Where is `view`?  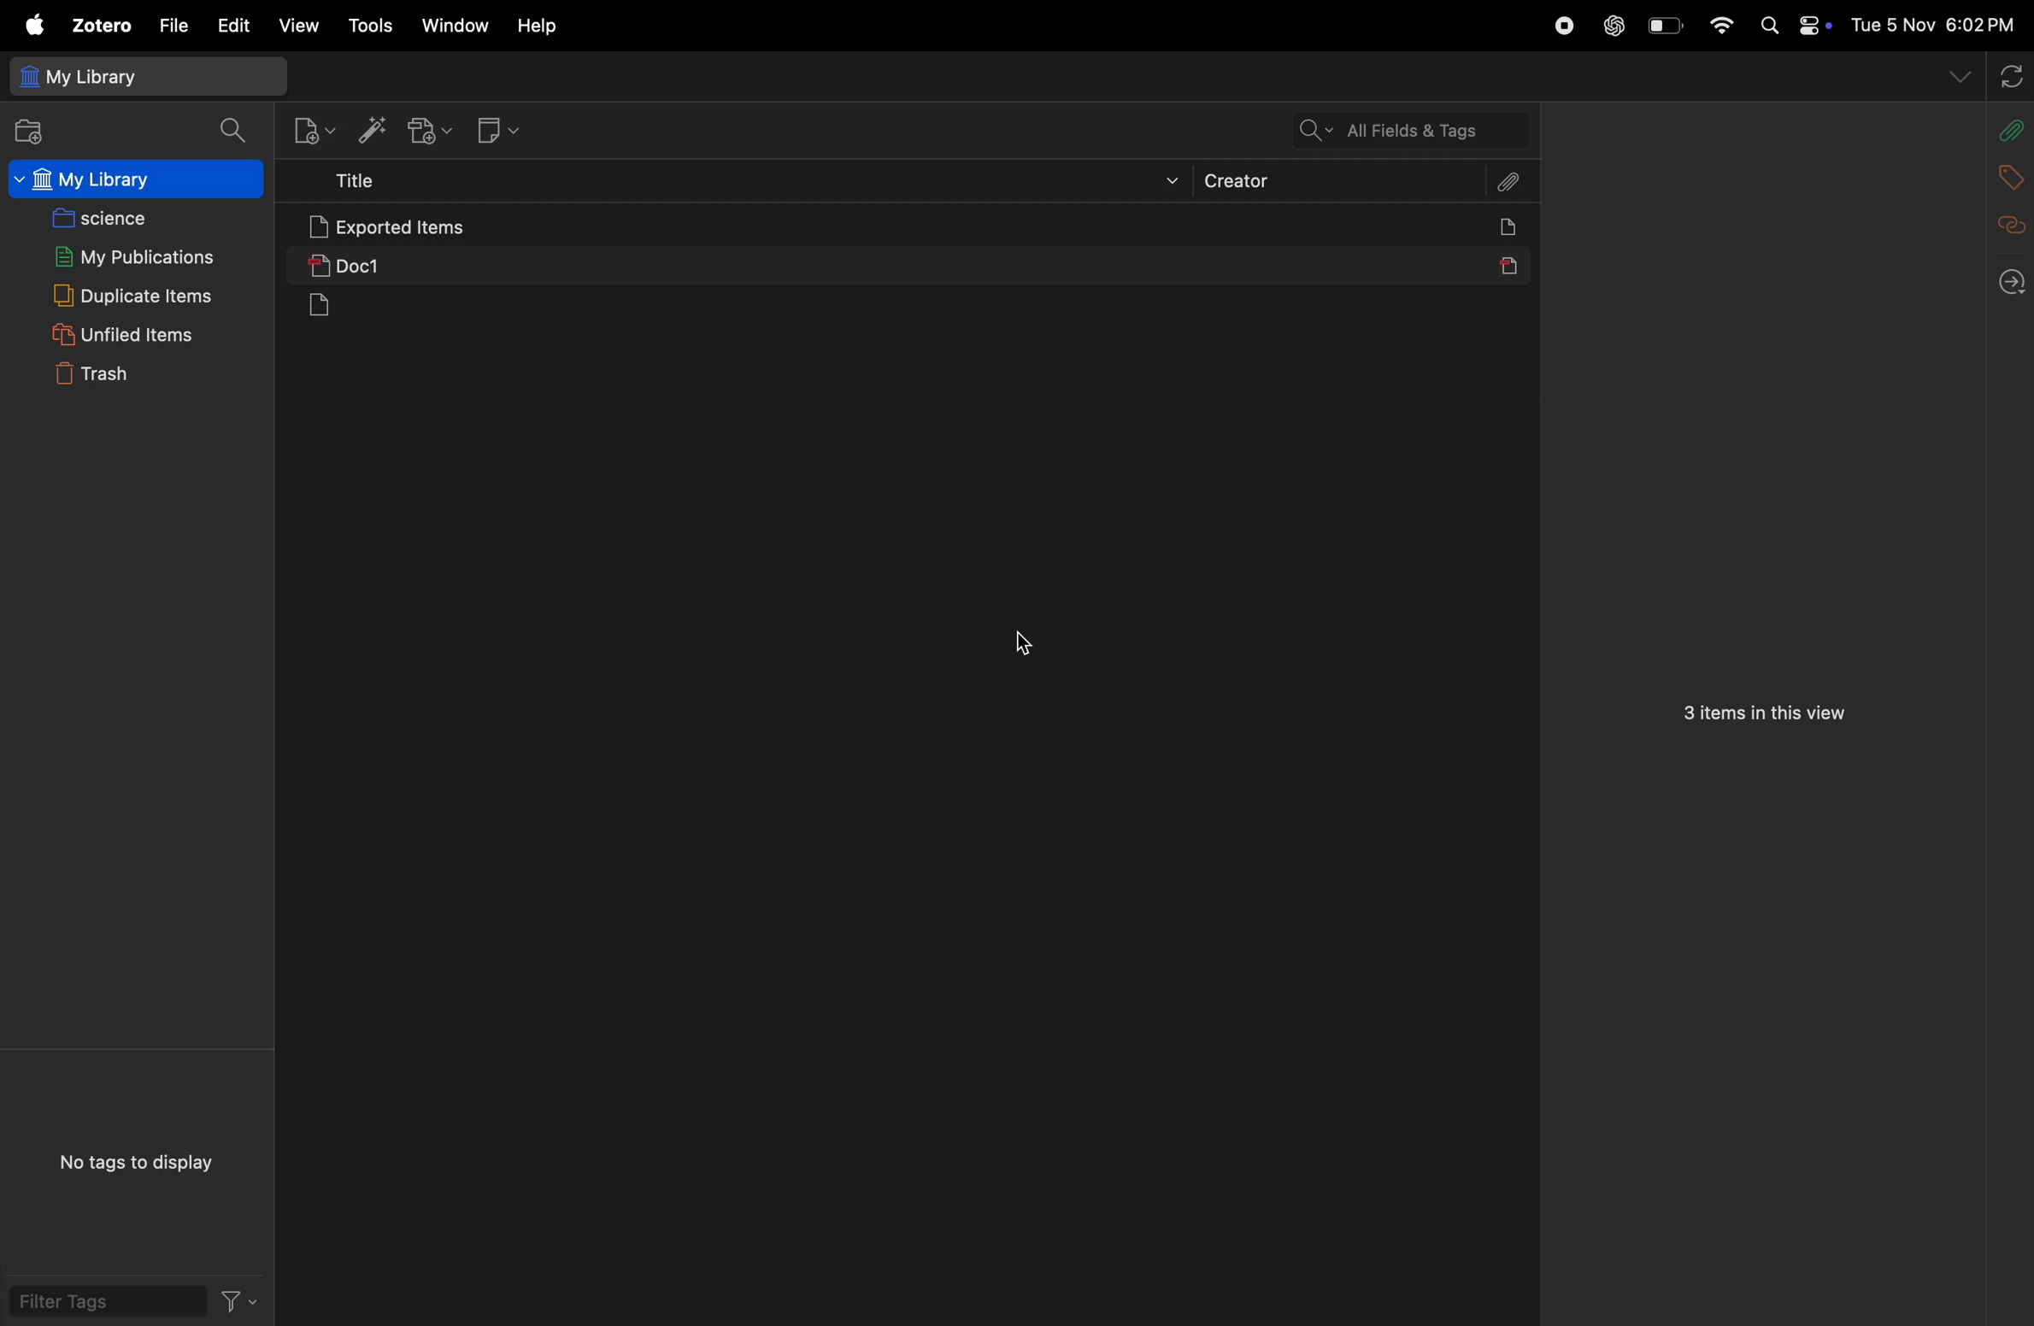 view is located at coordinates (294, 23).